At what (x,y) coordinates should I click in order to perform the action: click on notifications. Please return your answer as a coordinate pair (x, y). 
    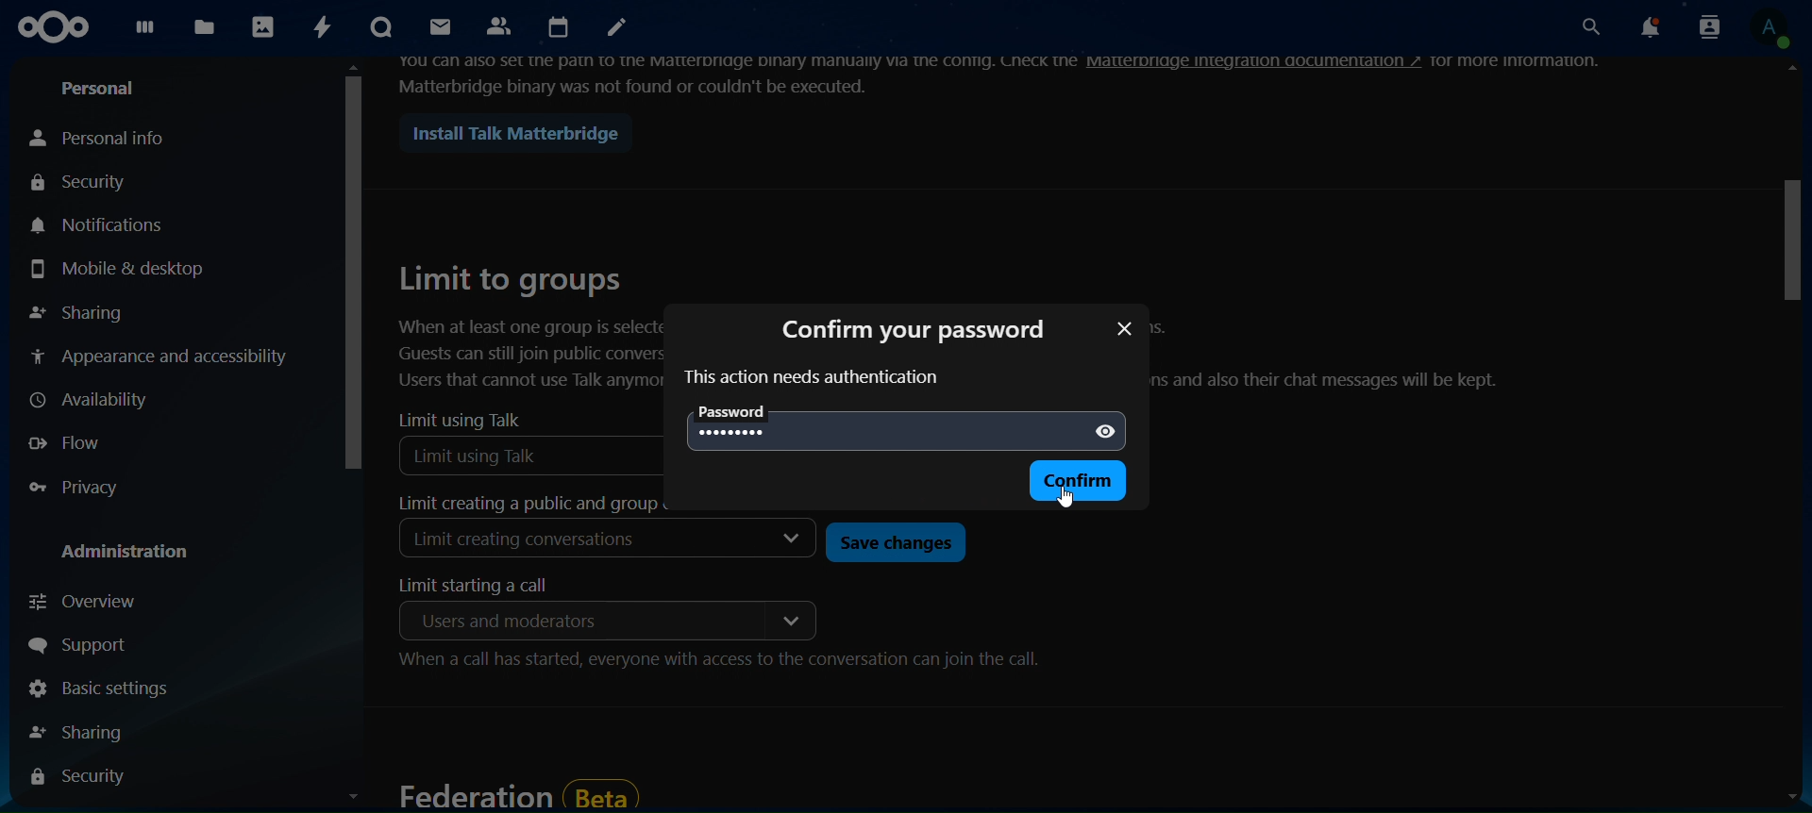
    Looking at the image, I should click on (105, 224).